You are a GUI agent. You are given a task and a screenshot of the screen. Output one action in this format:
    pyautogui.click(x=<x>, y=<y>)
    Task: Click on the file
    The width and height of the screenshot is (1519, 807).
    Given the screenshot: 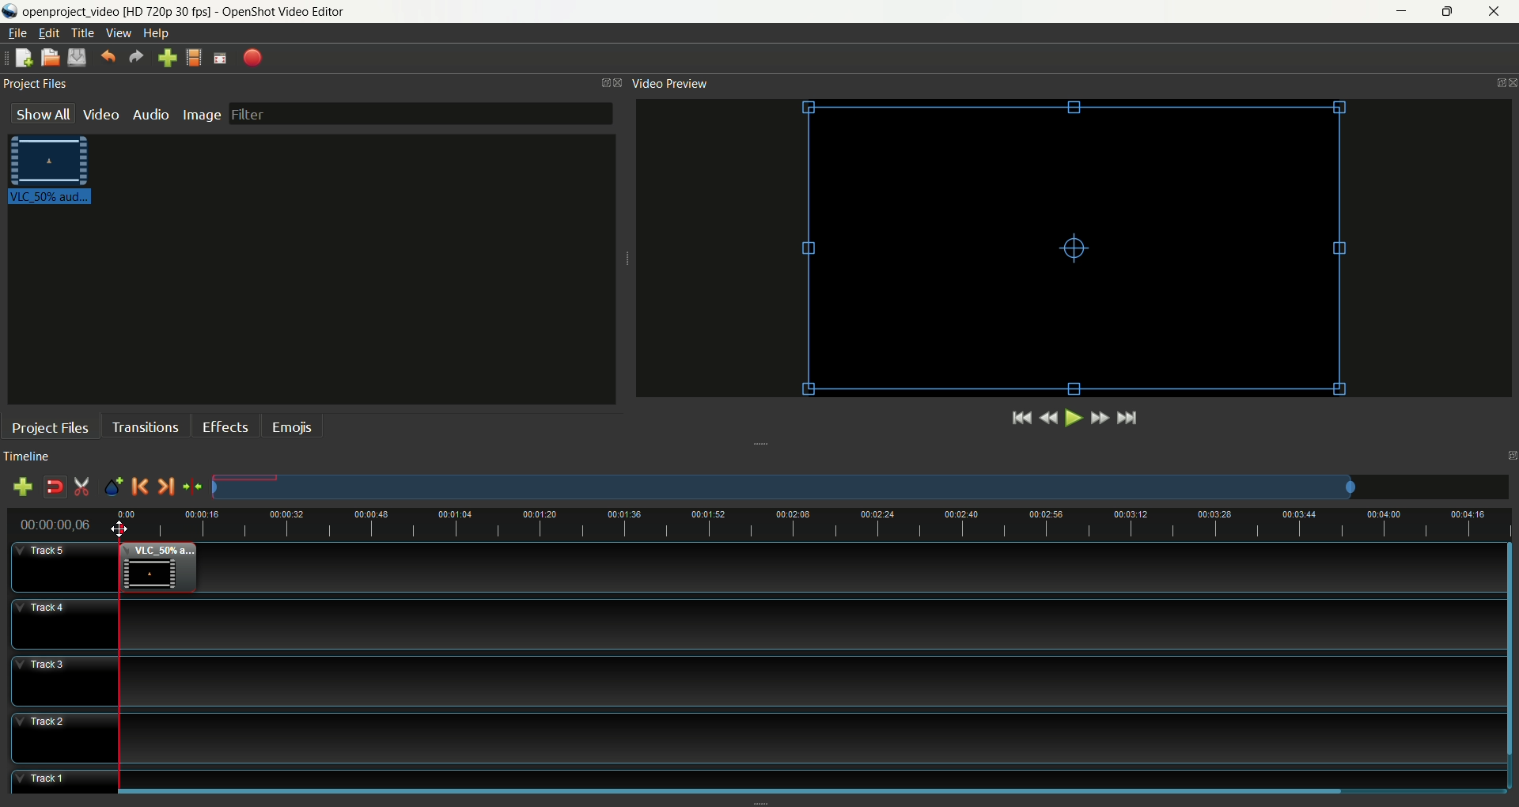 What is the action you would take?
    pyautogui.click(x=17, y=33)
    